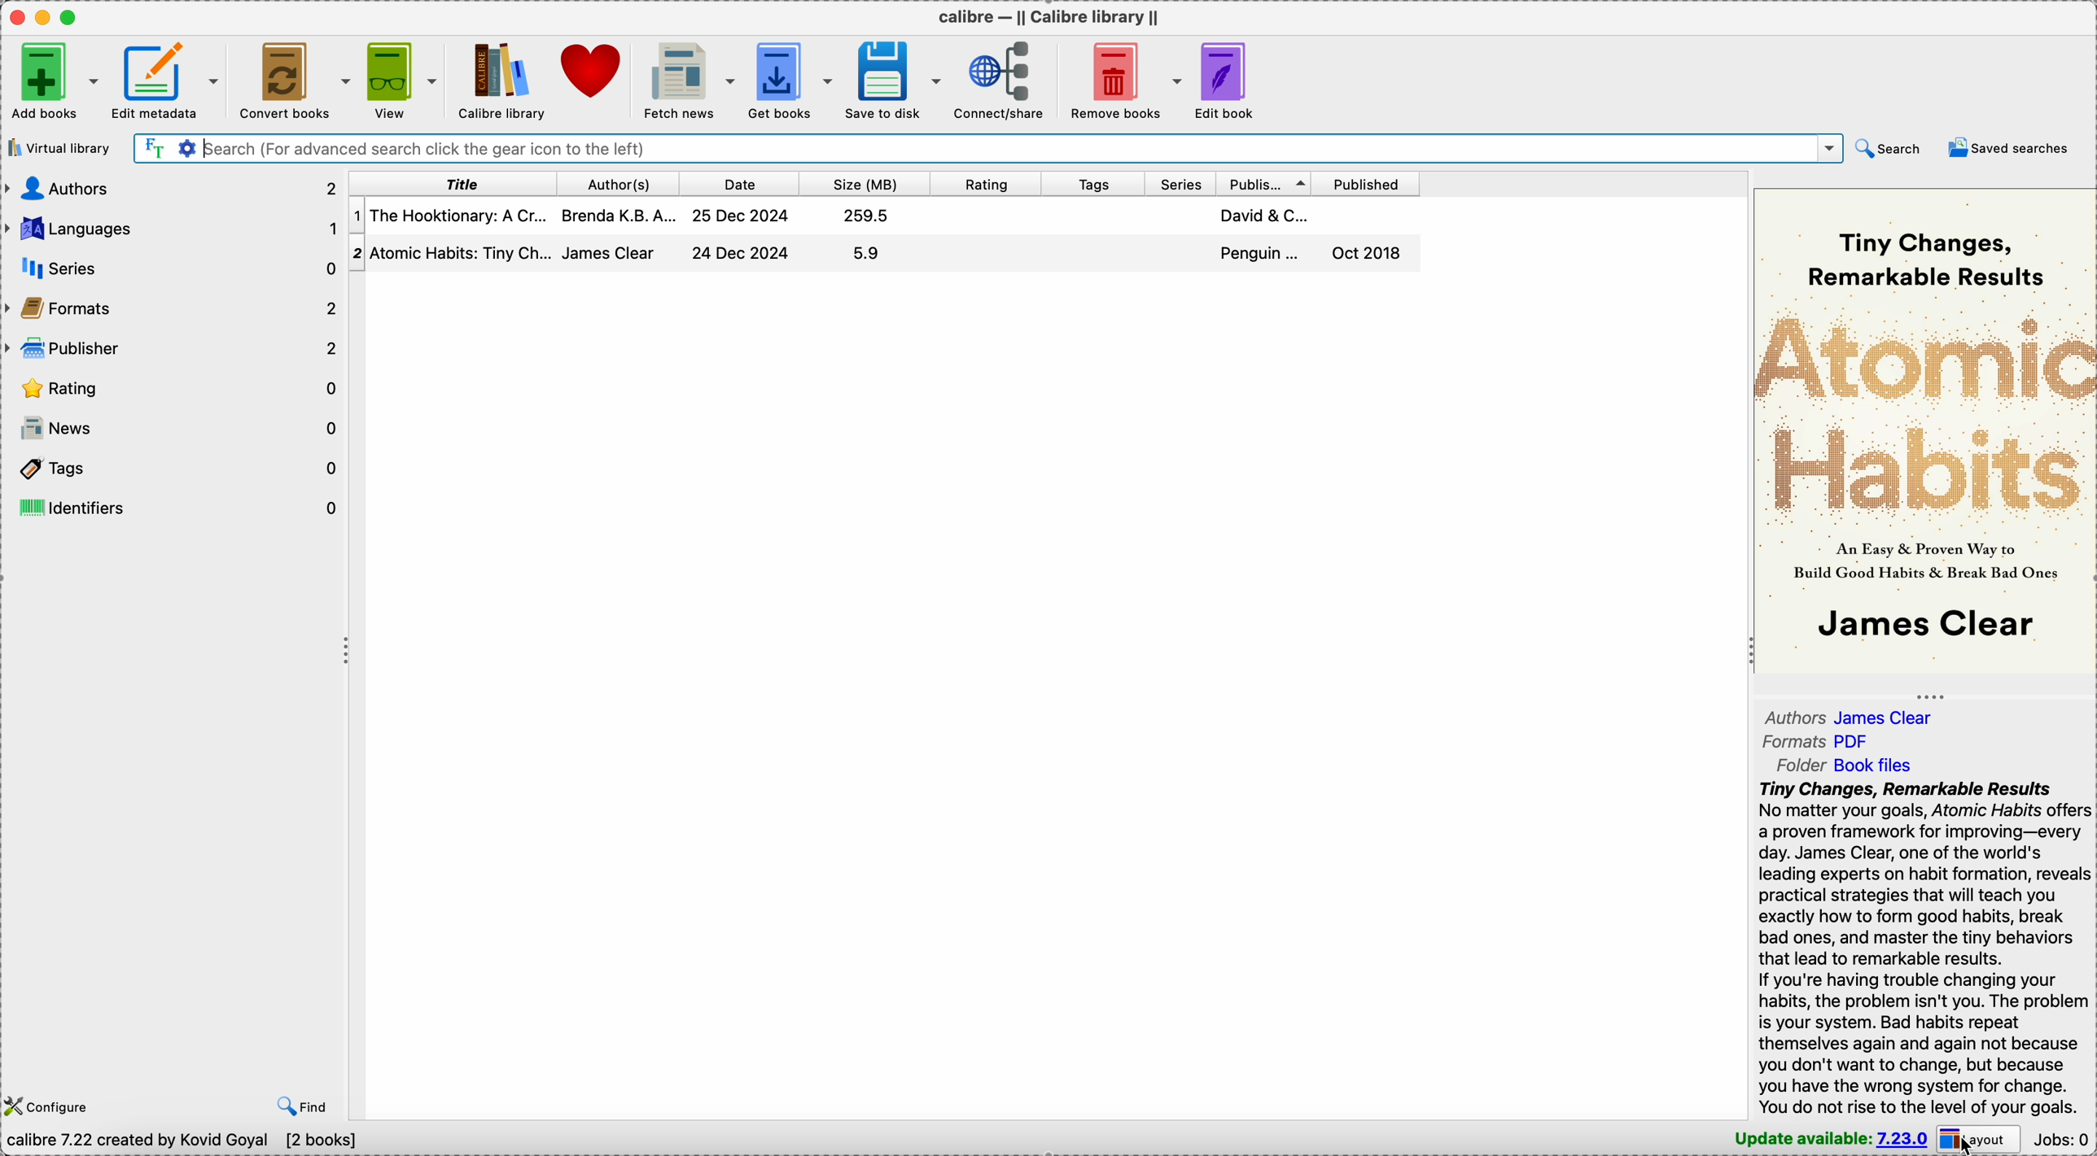 This screenshot has height=1156, width=2097. I want to click on toggle expand/contract, so click(1752, 652).